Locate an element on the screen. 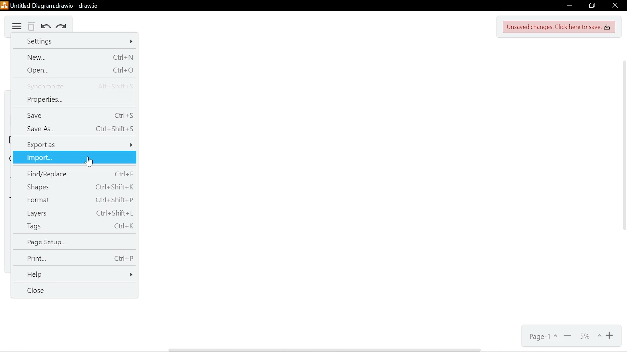 Image resolution: width=627 pixels, height=352 pixels. Import is located at coordinates (74, 157).